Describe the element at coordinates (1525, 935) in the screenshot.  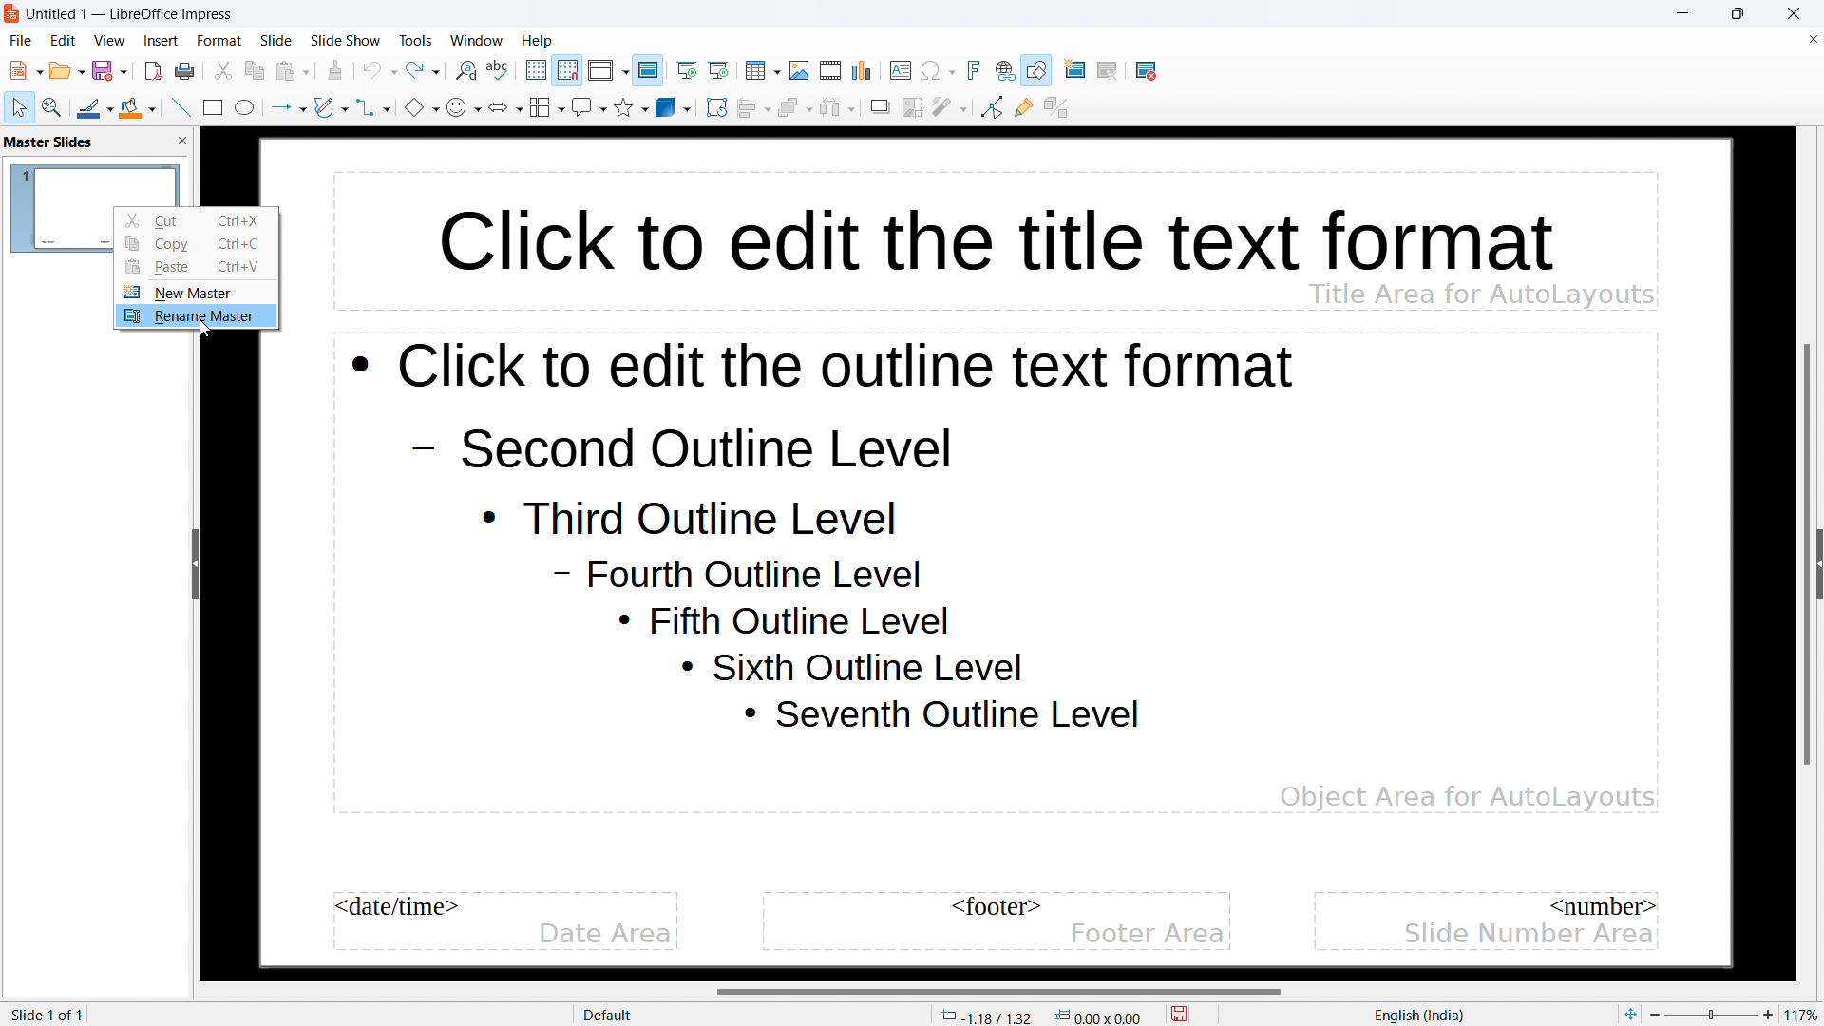
I see `slide number area` at that location.